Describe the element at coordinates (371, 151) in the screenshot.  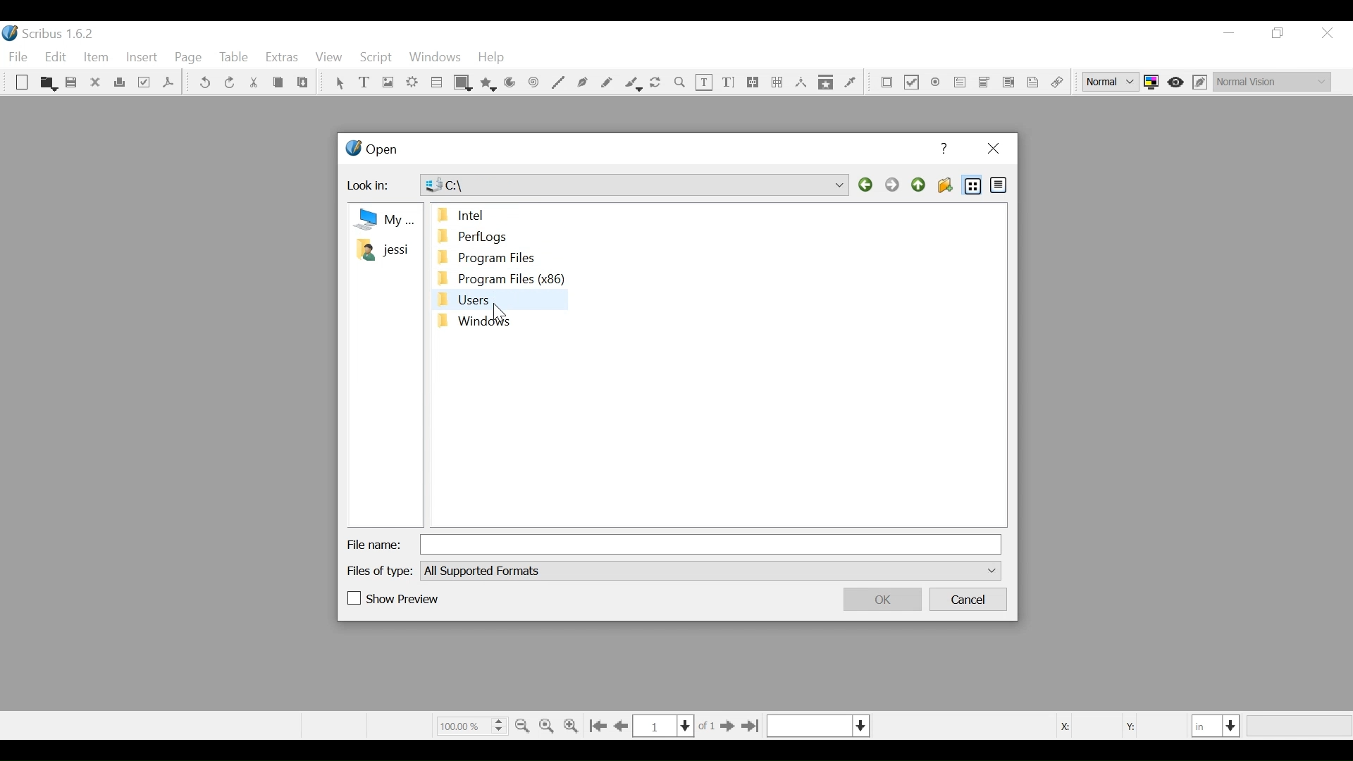
I see `Open` at that location.